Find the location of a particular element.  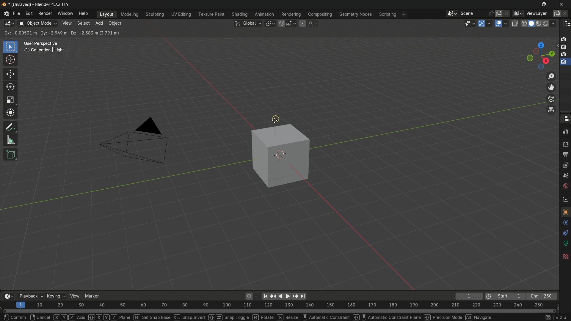

Dx: -0.00531m Dy: -2.949 m Dz: -2.383 m (3.791 m) is located at coordinates (62, 33).